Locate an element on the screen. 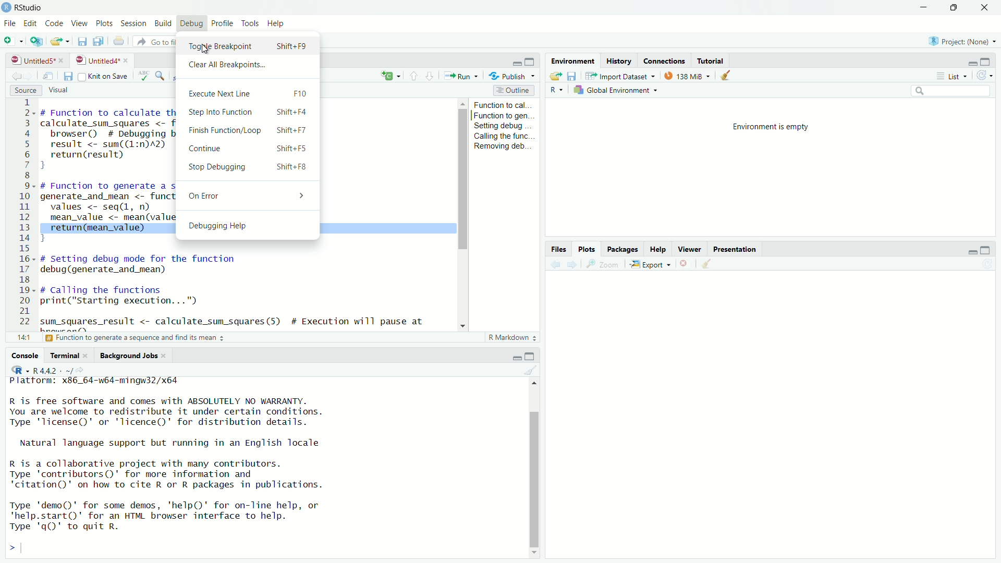 The height and width of the screenshot is (563, 1001). environment is located at coordinates (572, 59).